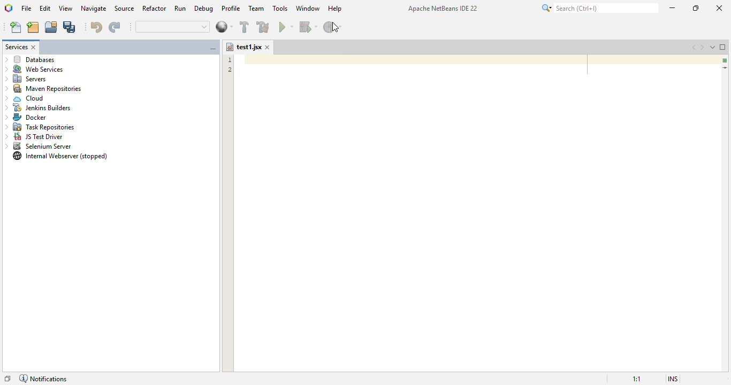  I want to click on refactor, so click(155, 8).